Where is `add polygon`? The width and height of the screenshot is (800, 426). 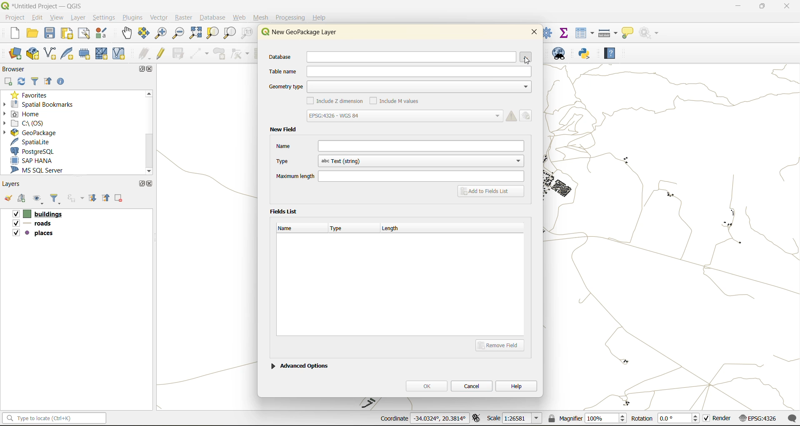
add polygon is located at coordinates (220, 56).